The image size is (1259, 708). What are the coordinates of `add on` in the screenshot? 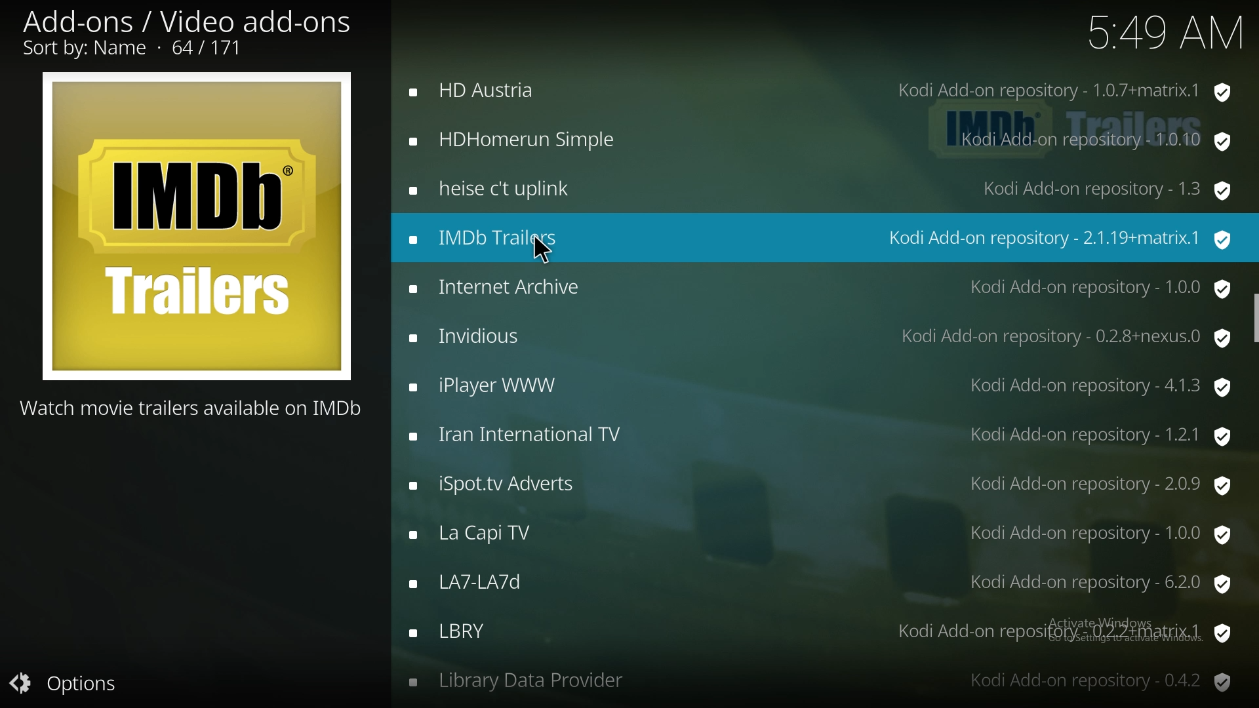 It's located at (820, 537).